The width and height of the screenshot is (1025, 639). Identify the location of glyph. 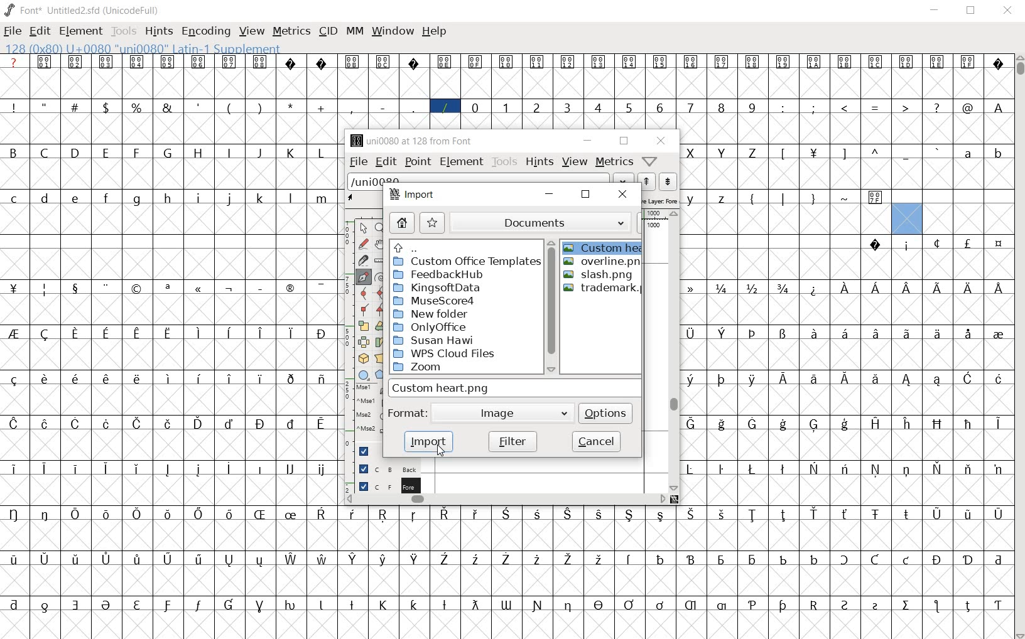
(938, 62).